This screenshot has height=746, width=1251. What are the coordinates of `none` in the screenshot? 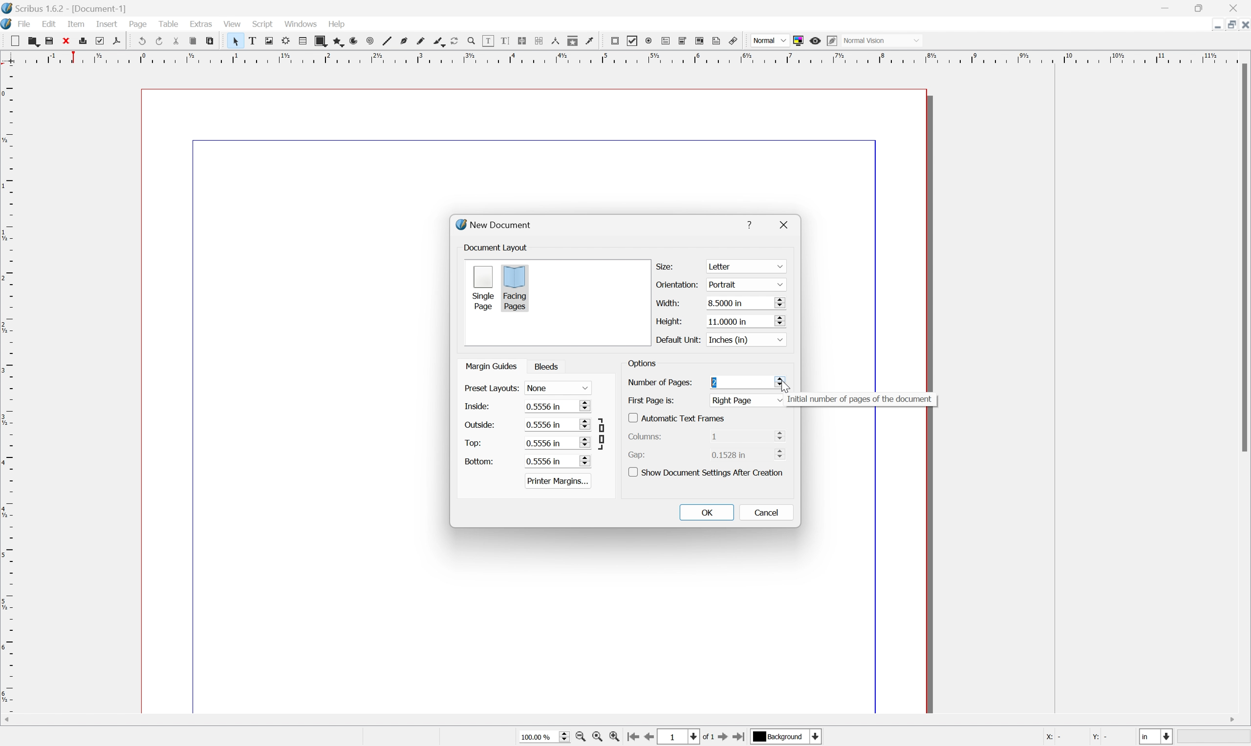 It's located at (560, 388).